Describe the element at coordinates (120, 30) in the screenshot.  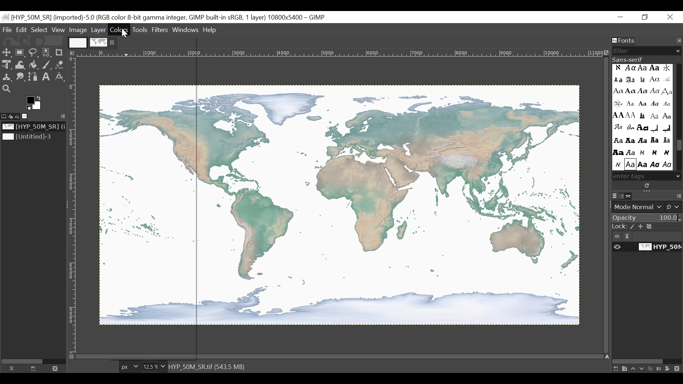
I see `Colors` at that location.